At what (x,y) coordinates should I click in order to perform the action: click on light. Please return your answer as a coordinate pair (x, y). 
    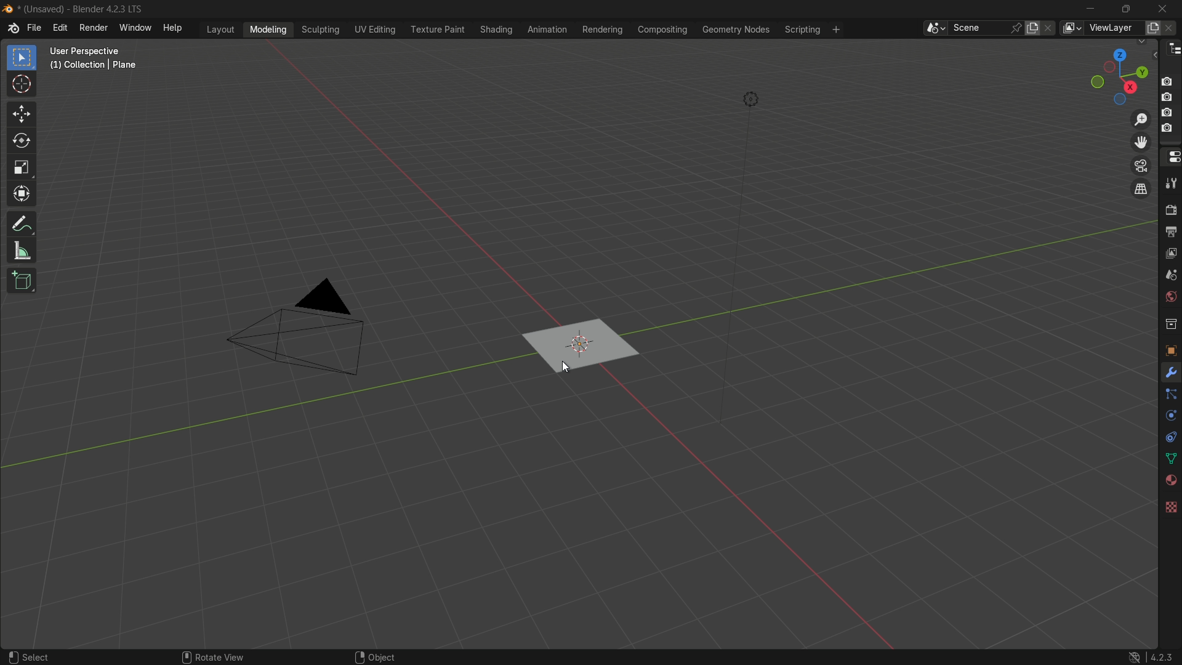
    Looking at the image, I should click on (750, 98).